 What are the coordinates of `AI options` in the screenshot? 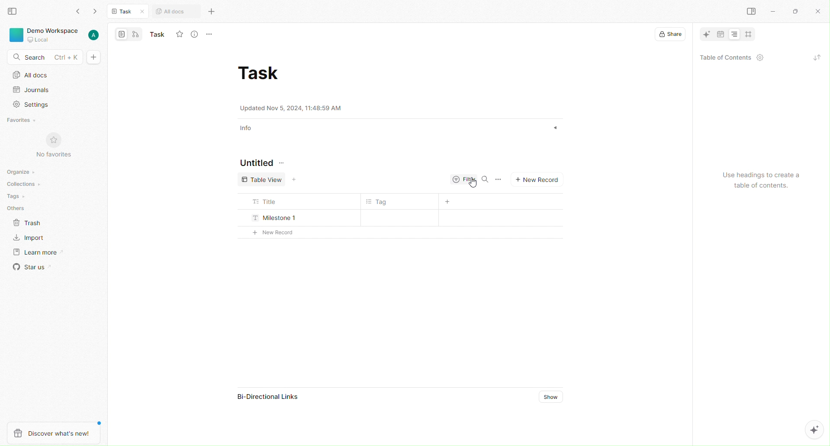 It's located at (817, 432).